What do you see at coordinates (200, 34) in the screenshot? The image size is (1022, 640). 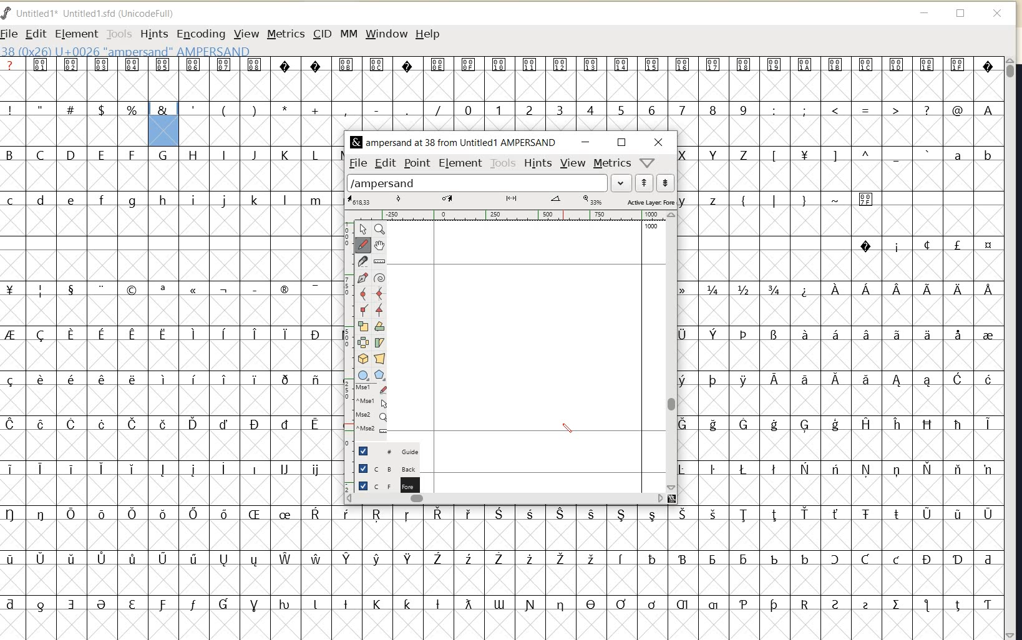 I see `ENCODING` at bounding box center [200, 34].